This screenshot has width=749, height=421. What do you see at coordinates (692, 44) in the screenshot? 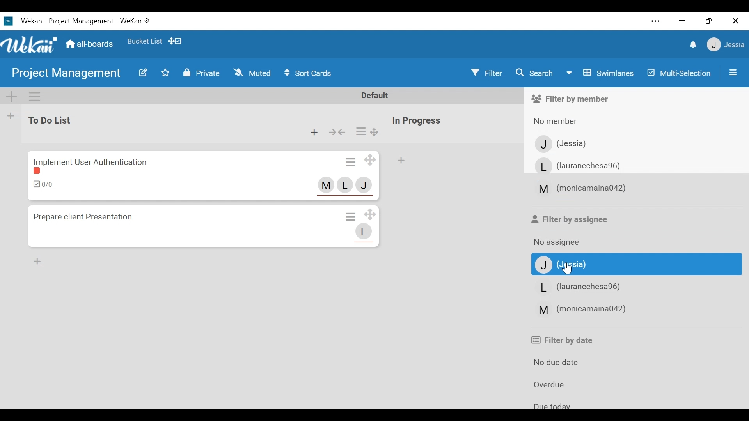
I see `notifications` at bounding box center [692, 44].